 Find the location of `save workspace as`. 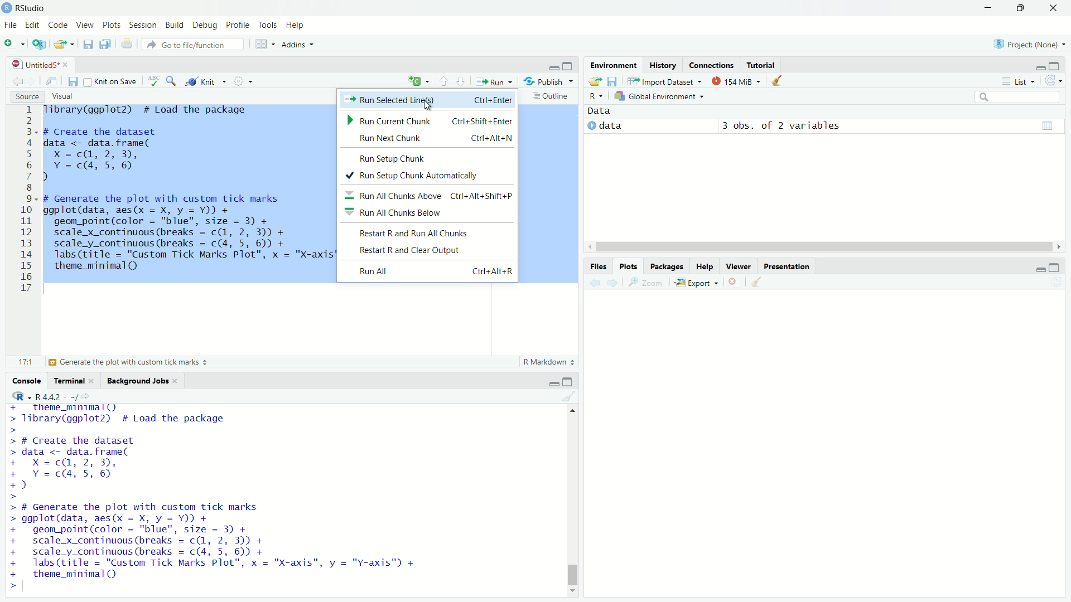

save workspace as is located at coordinates (615, 82).